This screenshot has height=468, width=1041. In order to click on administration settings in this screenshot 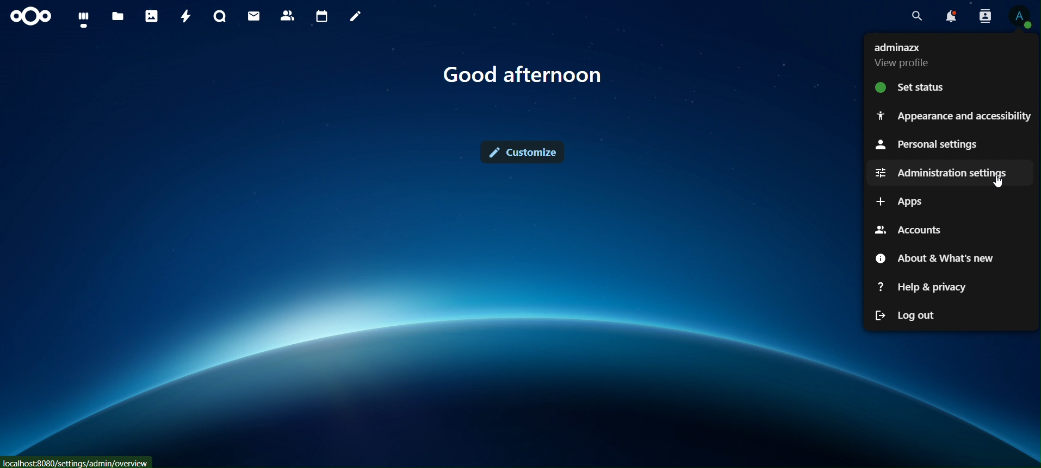, I will do `click(938, 172)`.